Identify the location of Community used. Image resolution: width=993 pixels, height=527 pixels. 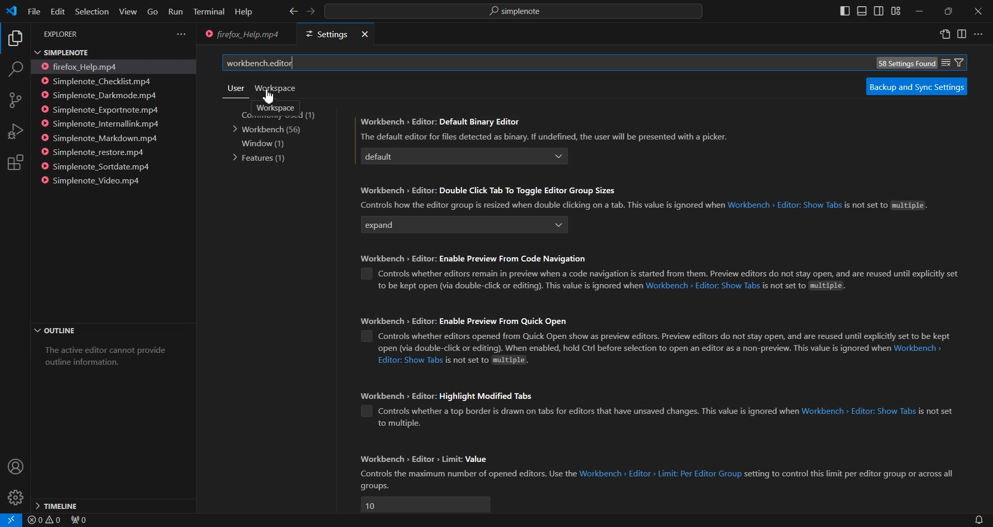
(286, 115).